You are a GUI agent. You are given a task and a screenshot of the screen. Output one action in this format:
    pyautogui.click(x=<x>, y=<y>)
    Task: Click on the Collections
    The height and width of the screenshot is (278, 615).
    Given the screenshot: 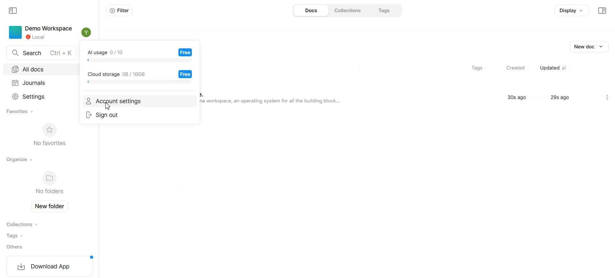 What is the action you would take?
    pyautogui.click(x=348, y=10)
    